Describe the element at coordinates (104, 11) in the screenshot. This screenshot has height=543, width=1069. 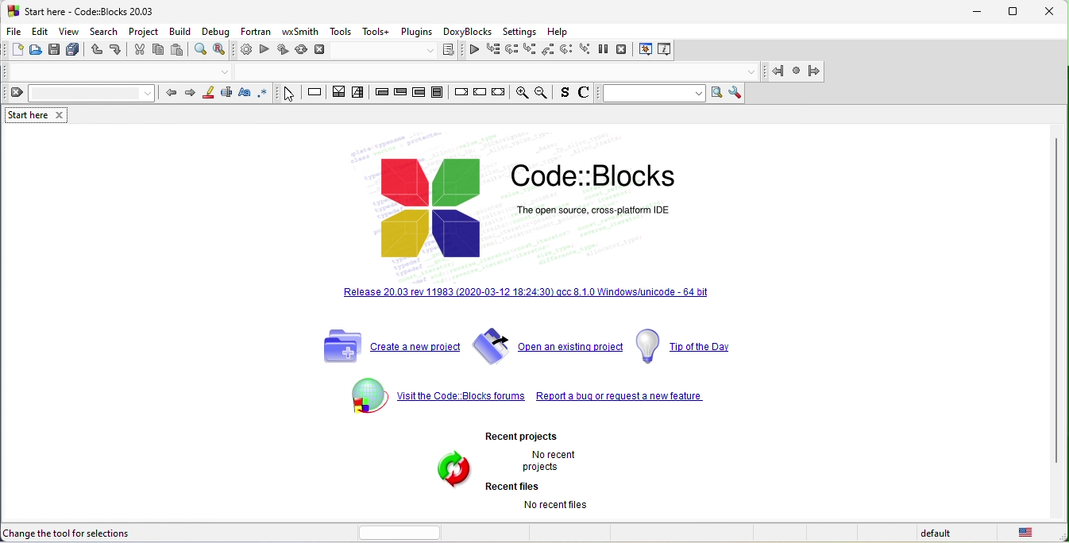
I see `start here-code blocks-20 03` at that location.